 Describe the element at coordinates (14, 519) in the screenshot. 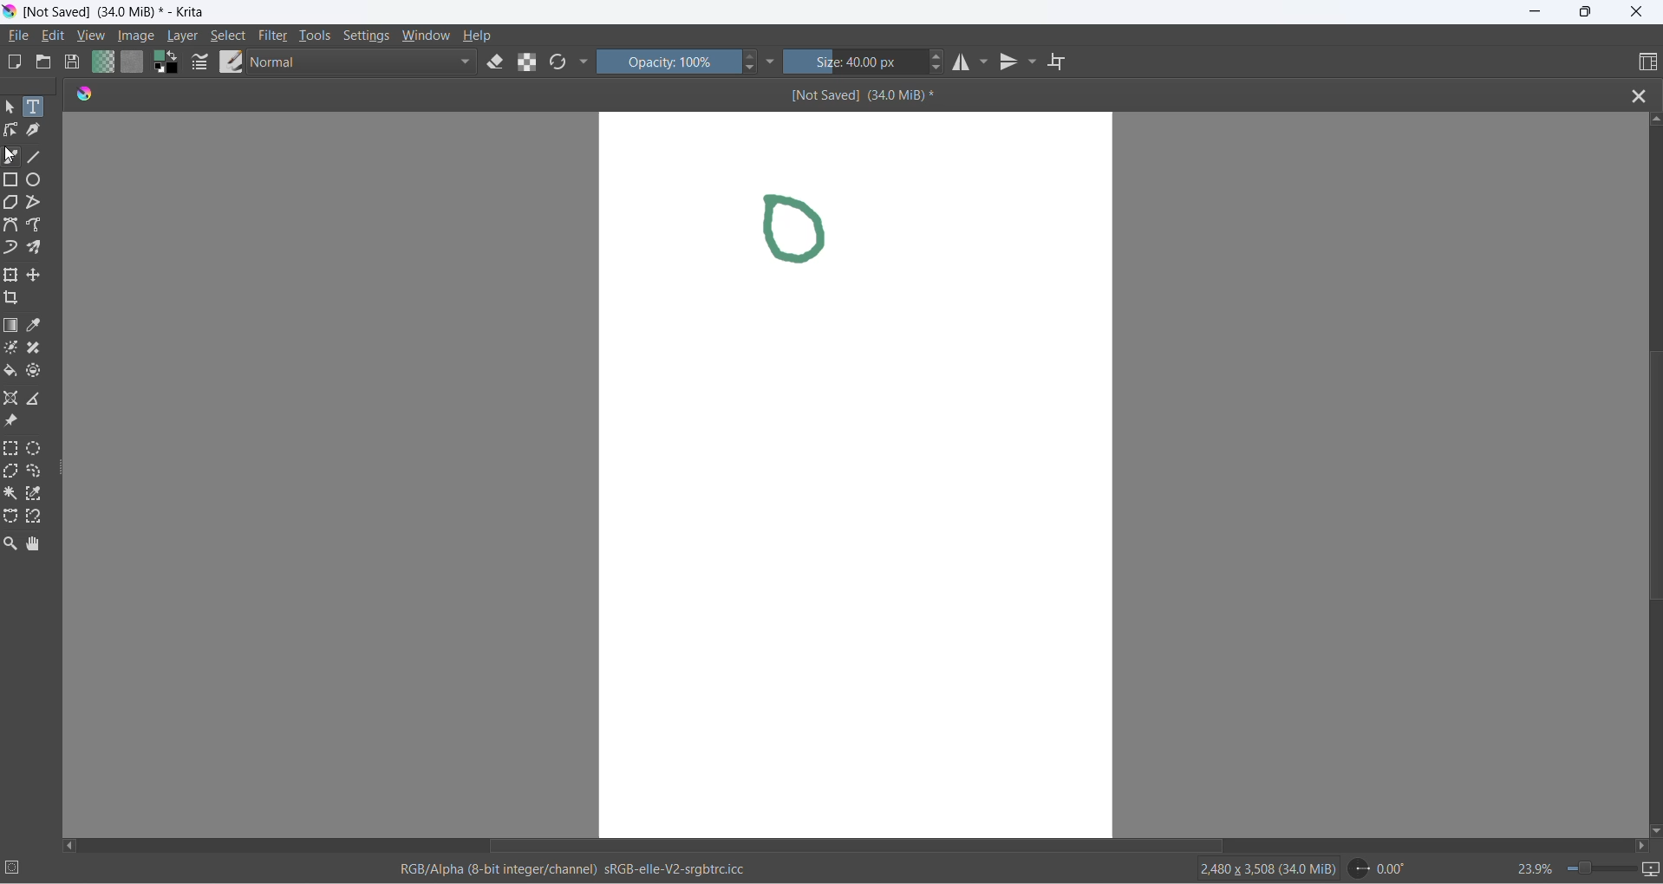

I see `Bezier curve selection tool ` at that location.